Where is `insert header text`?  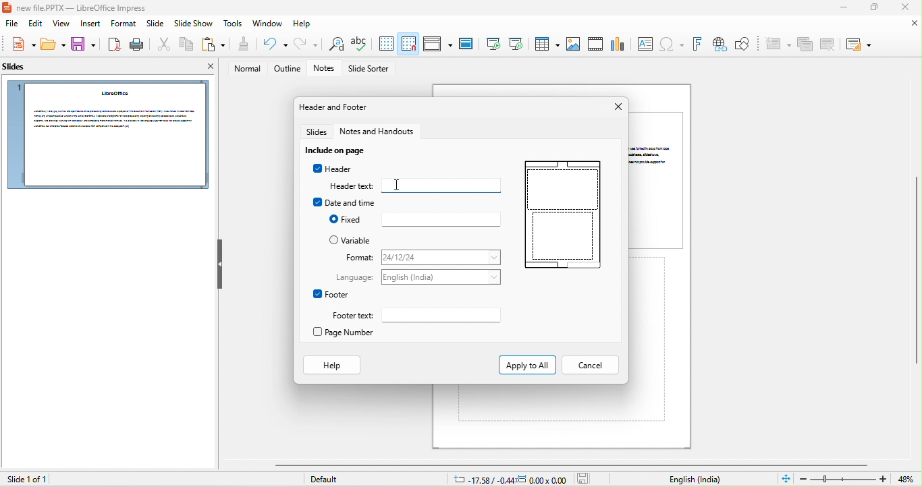
insert header text is located at coordinates (443, 184).